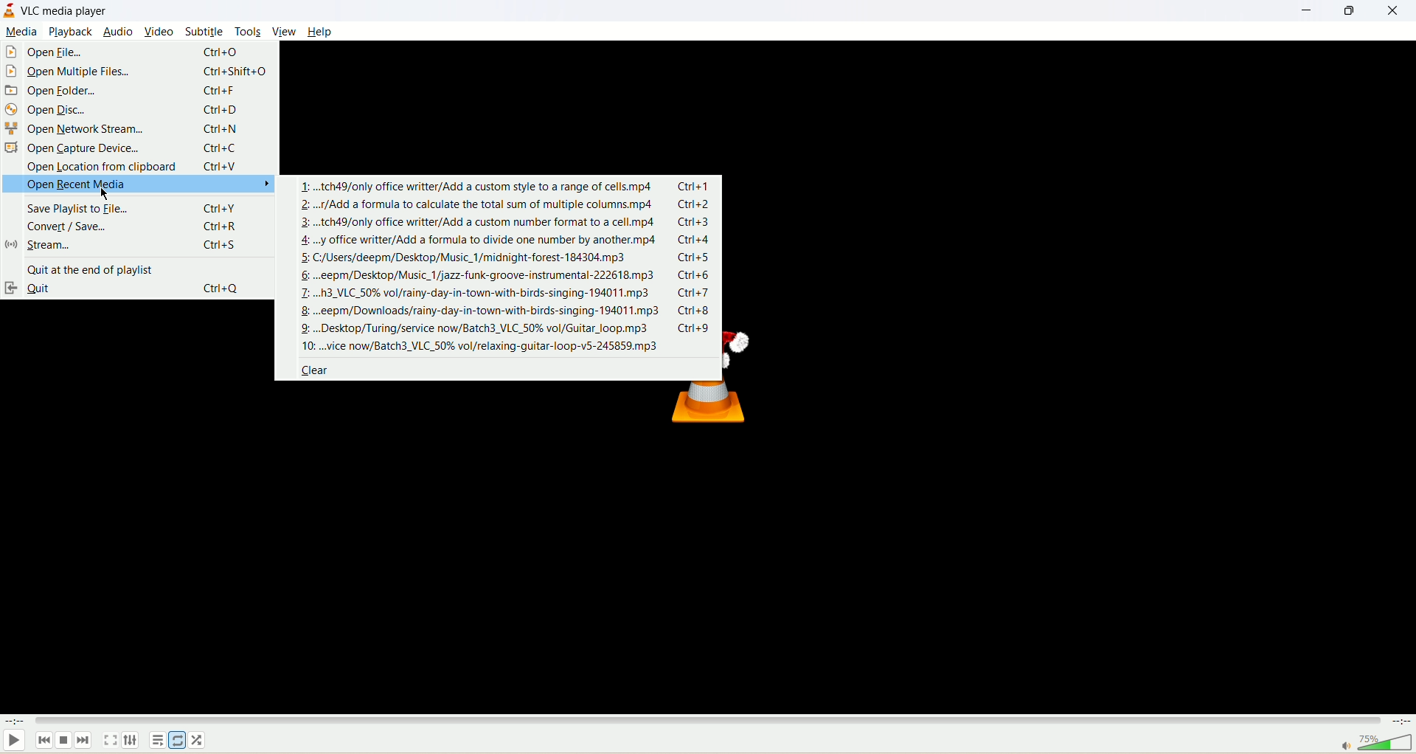 The width and height of the screenshot is (1416, 754). I want to click on 7: ...h3_VLC_50% vol/rainy-day-in-town-with-birds-singing-194011.mp3, so click(479, 292).